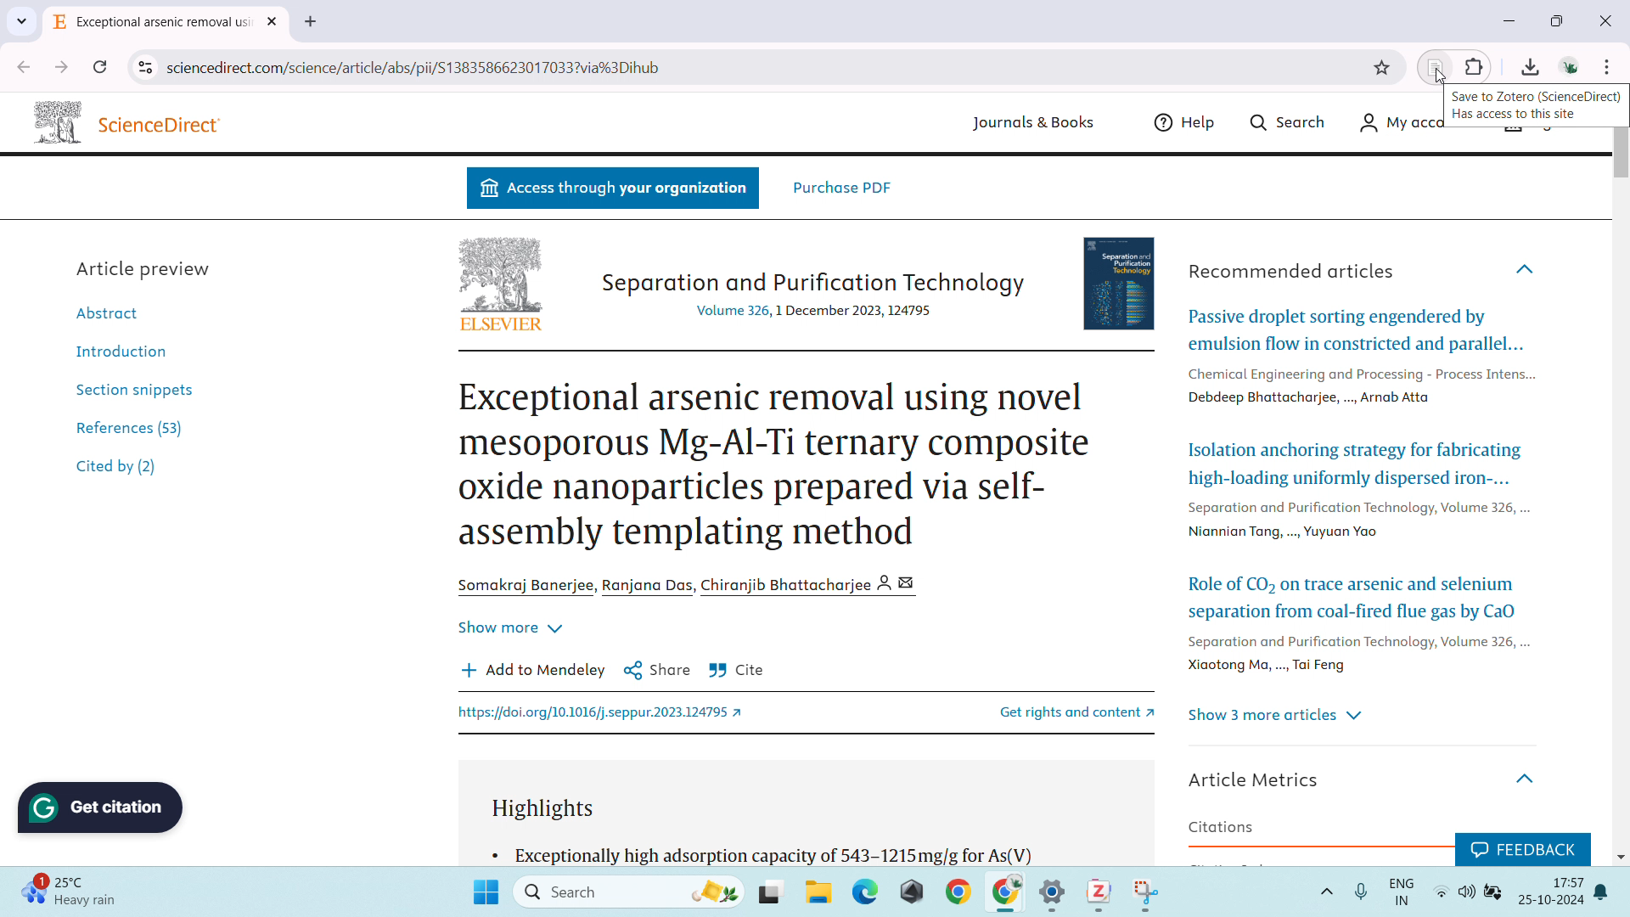 This screenshot has width=1630, height=917. What do you see at coordinates (1530, 773) in the screenshot?
I see `Hide` at bounding box center [1530, 773].